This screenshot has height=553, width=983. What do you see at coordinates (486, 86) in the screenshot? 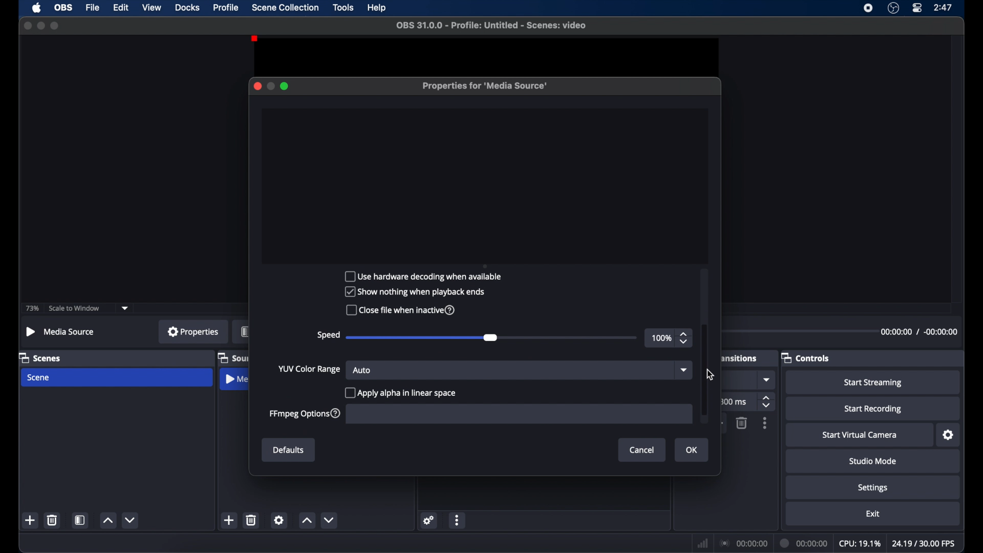
I see `properties for media source` at bounding box center [486, 86].